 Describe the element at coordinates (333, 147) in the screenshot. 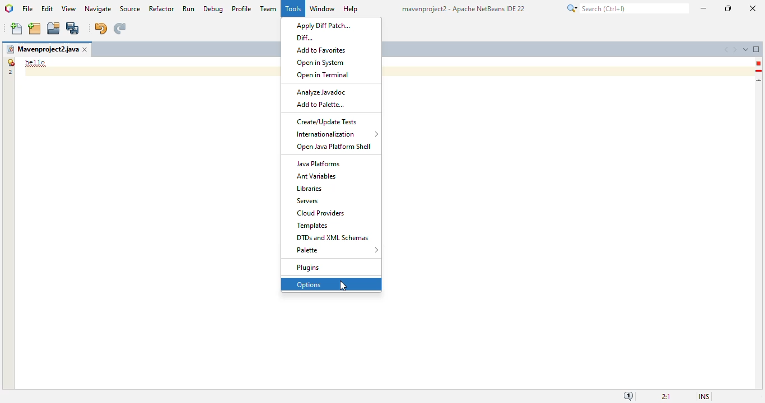

I see `open java platform shell` at that location.